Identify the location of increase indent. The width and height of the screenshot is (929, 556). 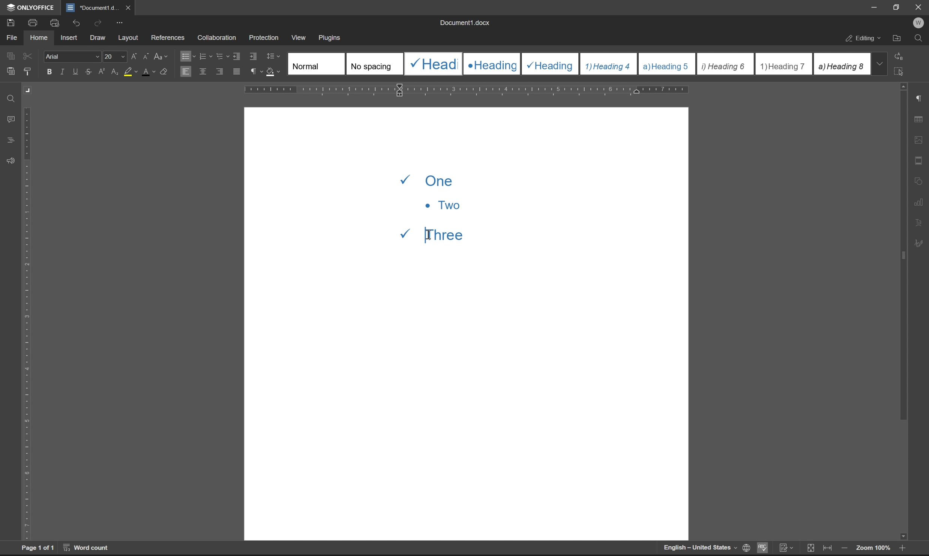
(254, 57).